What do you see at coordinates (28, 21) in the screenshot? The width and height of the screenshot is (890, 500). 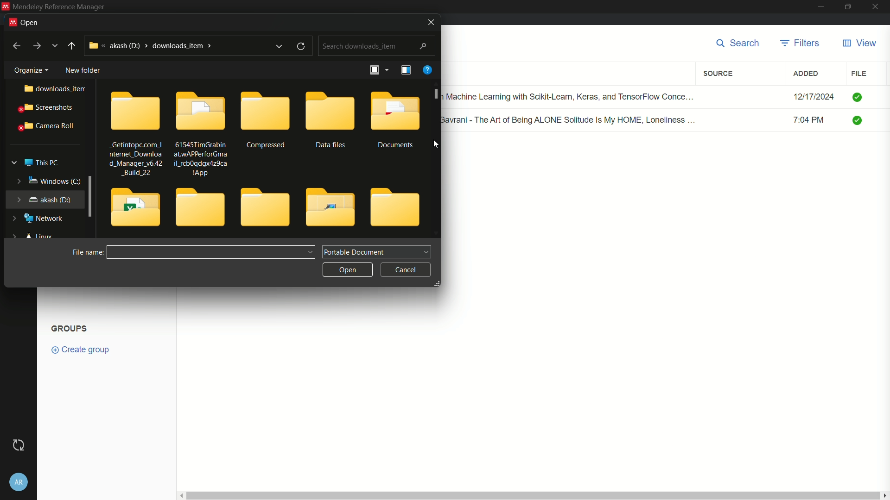 I see `open` at bounding box center [28, 21].